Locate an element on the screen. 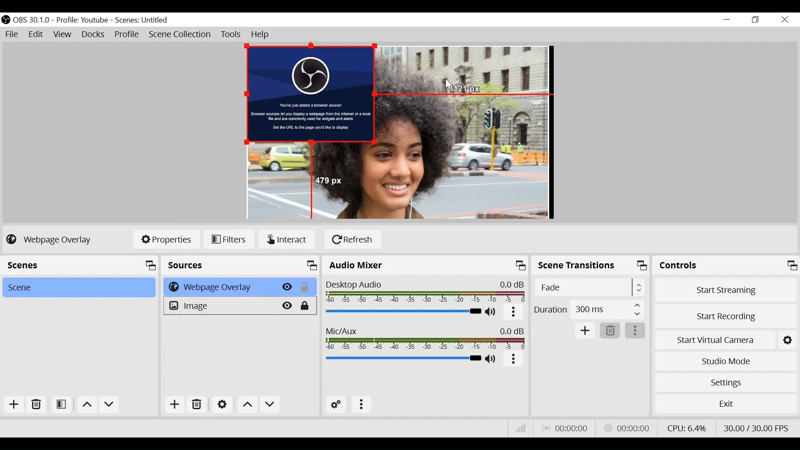 The image size is (800, 450). Recording Status is located at coordinates (627, 428).